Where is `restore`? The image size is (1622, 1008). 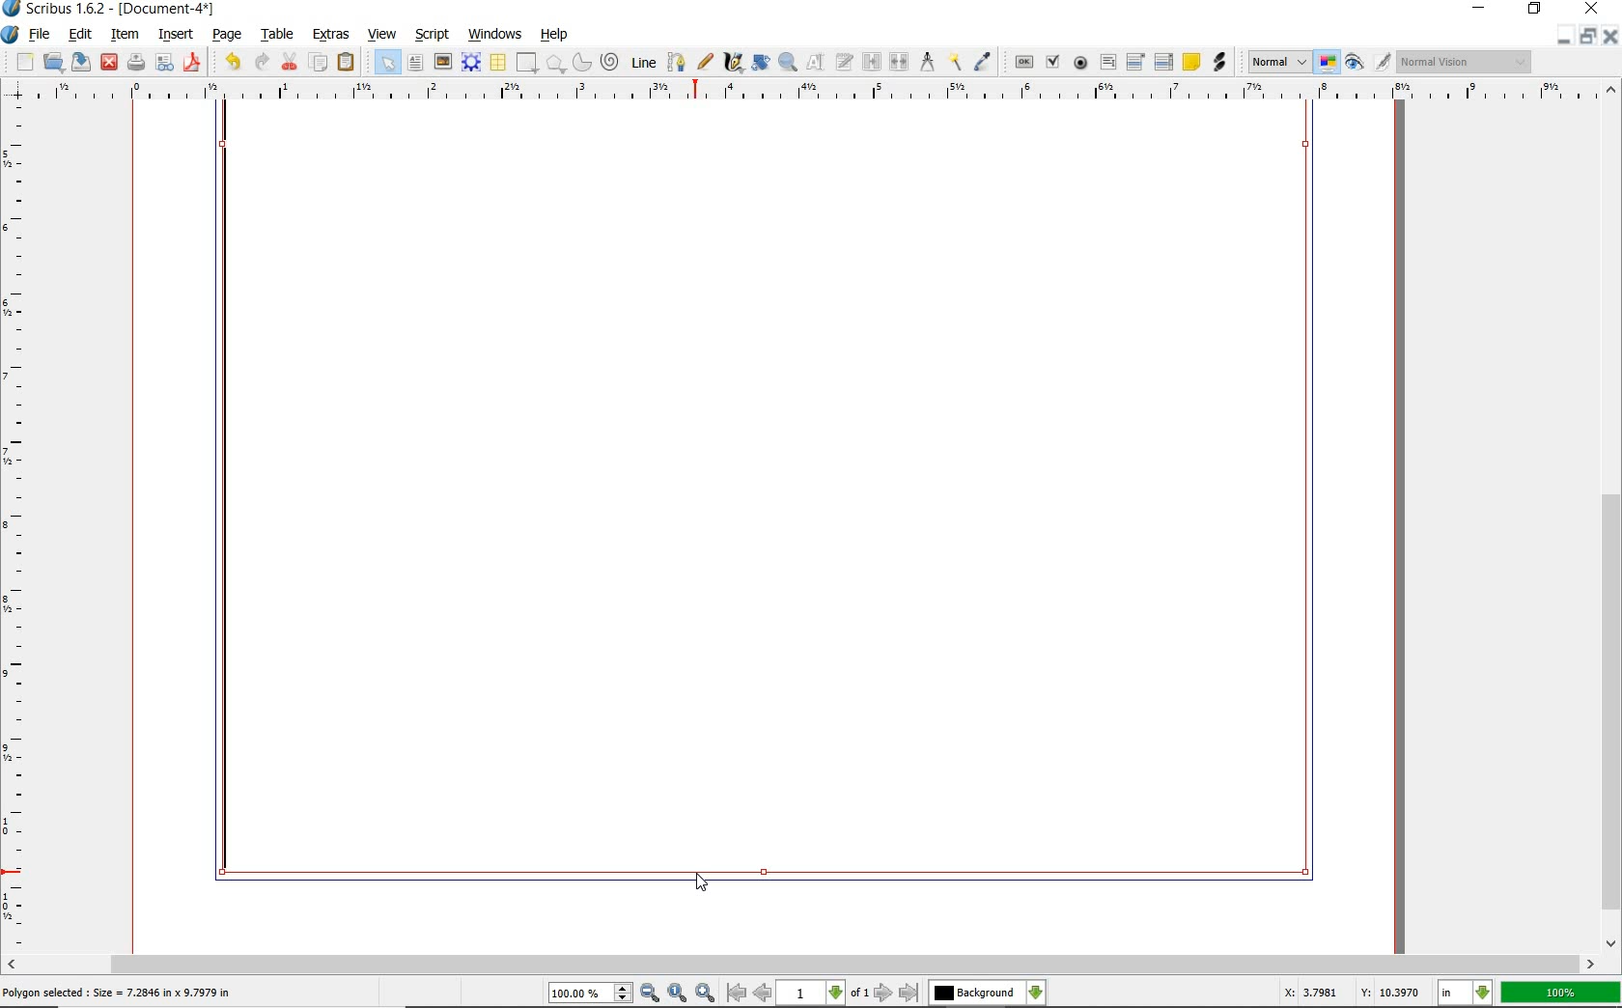
restore is located at coordinates (1534, 11).